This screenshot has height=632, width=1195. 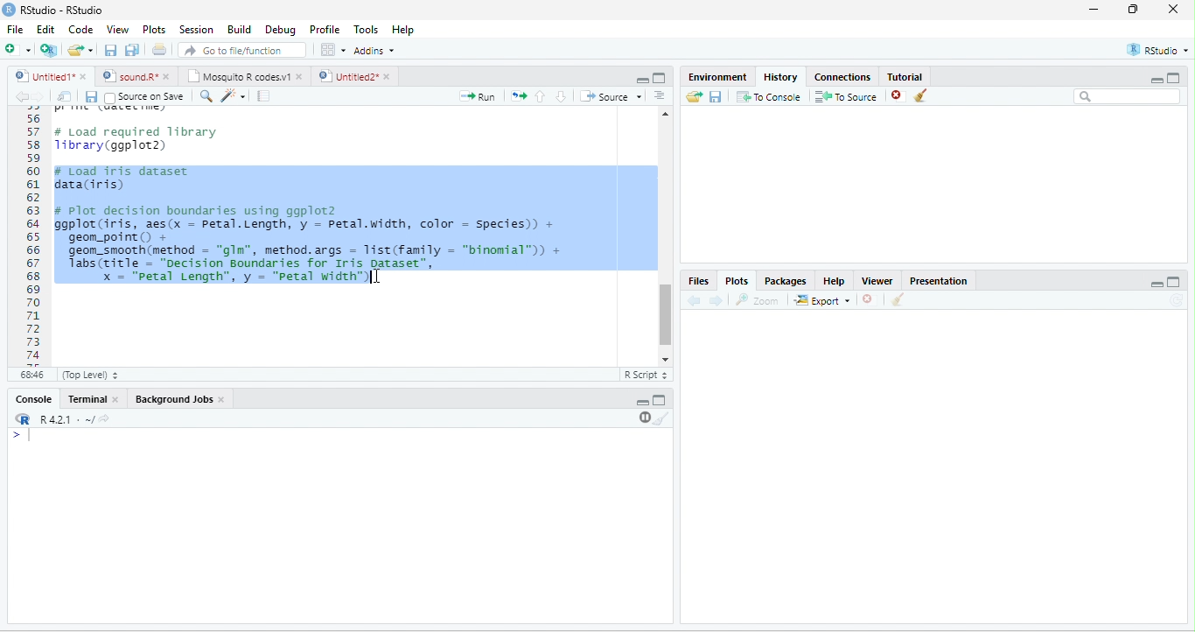 What do you see at coordinates (715, 97) in the screenshot?
I see `save` at bounding box center [715, 97].